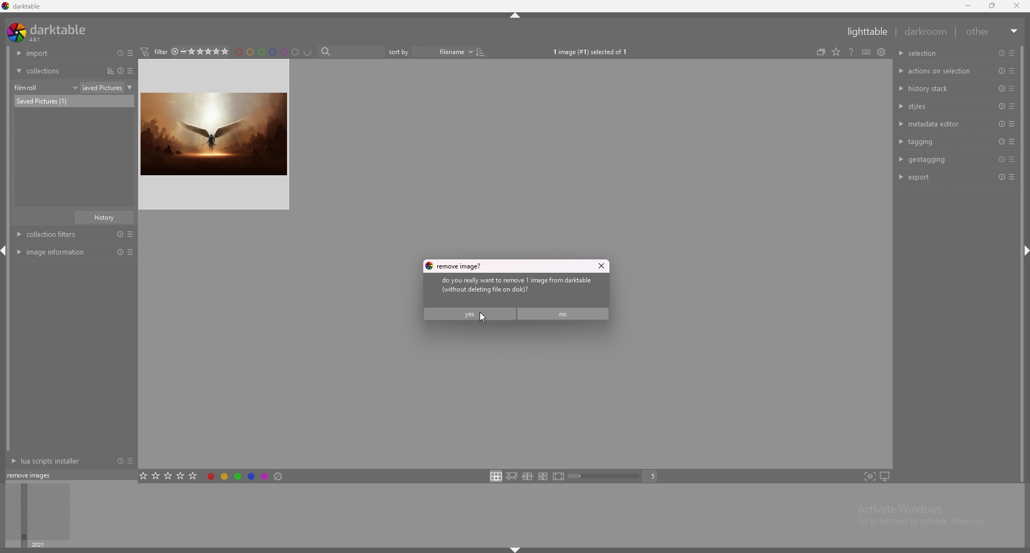 This screenshot has height=553, width=1030. What do you see at coordinates (937, 71) in the screenshot?
I see `actions on selection` at bounding box center [937, 71].